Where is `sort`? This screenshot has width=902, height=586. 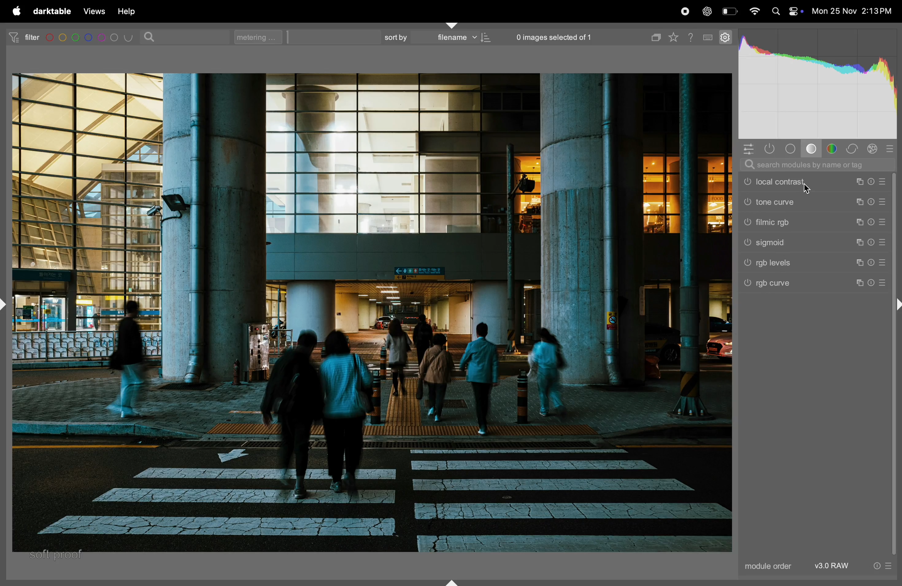
sort is located at coordinates (394, 37).